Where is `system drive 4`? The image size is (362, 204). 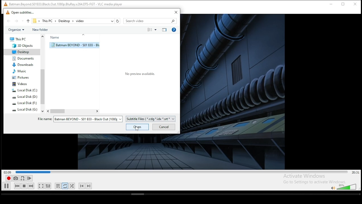
system drive 4 is located at coordinates (24, 110).